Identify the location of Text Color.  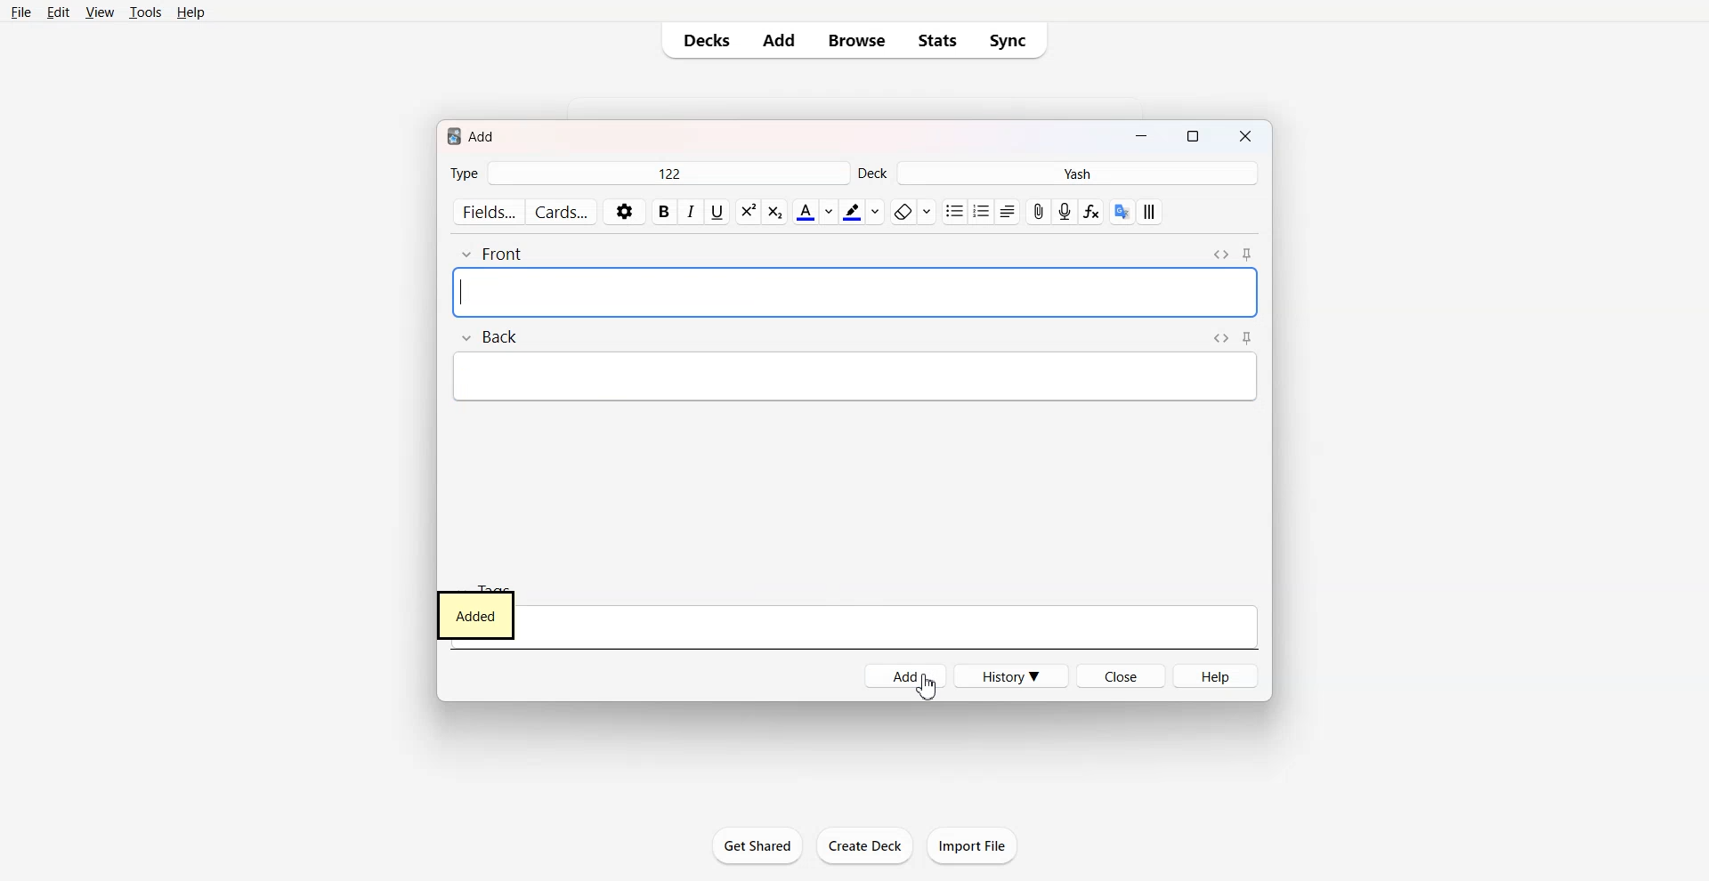
(814, 211).